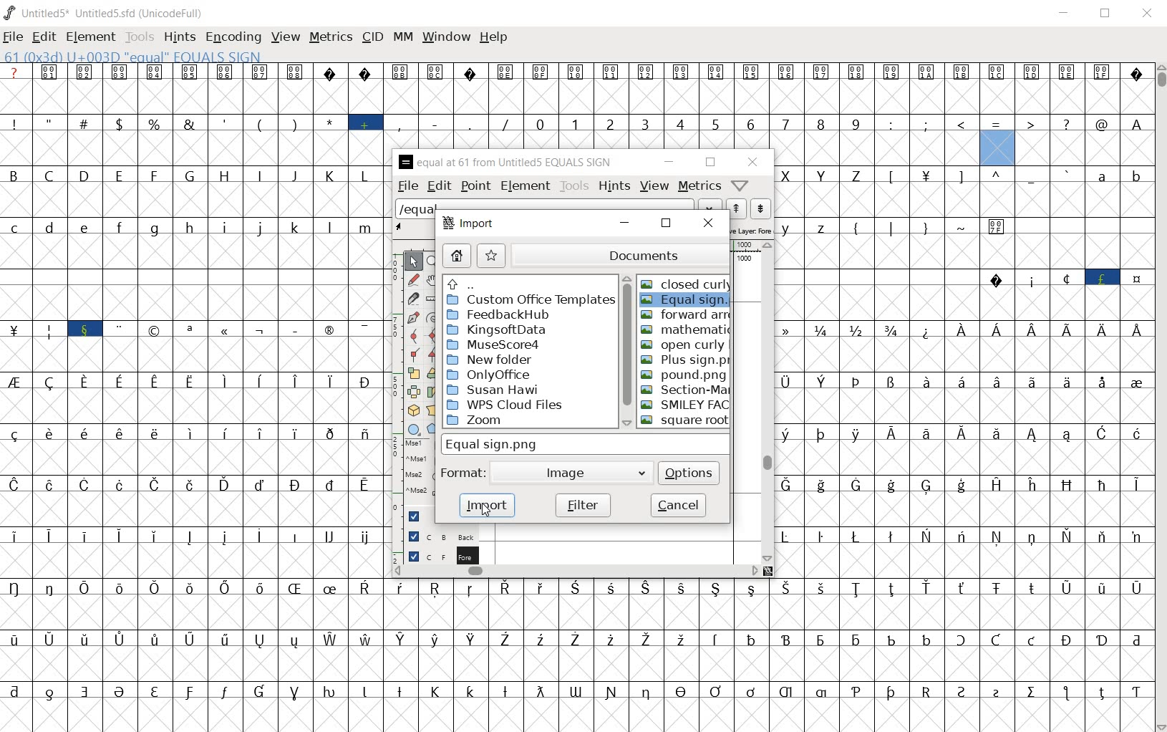 The height and width of the screenshot is (732, 1167). Describe the element at coordinates (762, 208) in the screenshot. I see `show the previous word on the list` at that location.